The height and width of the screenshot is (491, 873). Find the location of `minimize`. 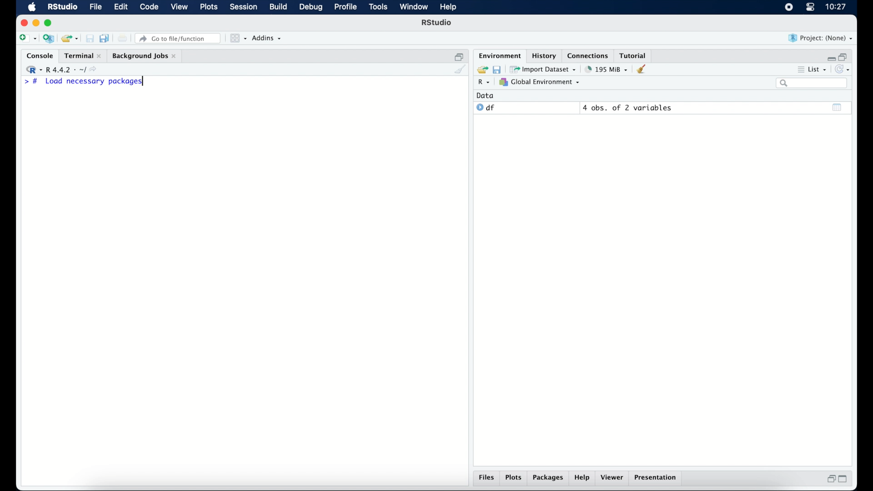

minimize is located at coordinates (830, 56).